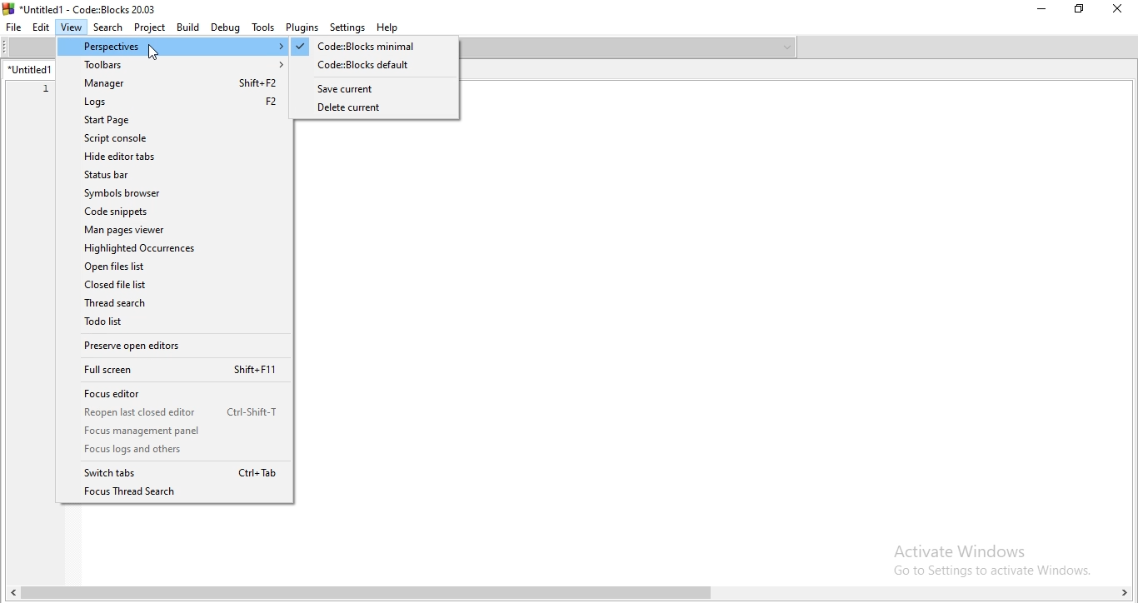 The image size is (1138, 603). I want to click on , so click(994, 562).